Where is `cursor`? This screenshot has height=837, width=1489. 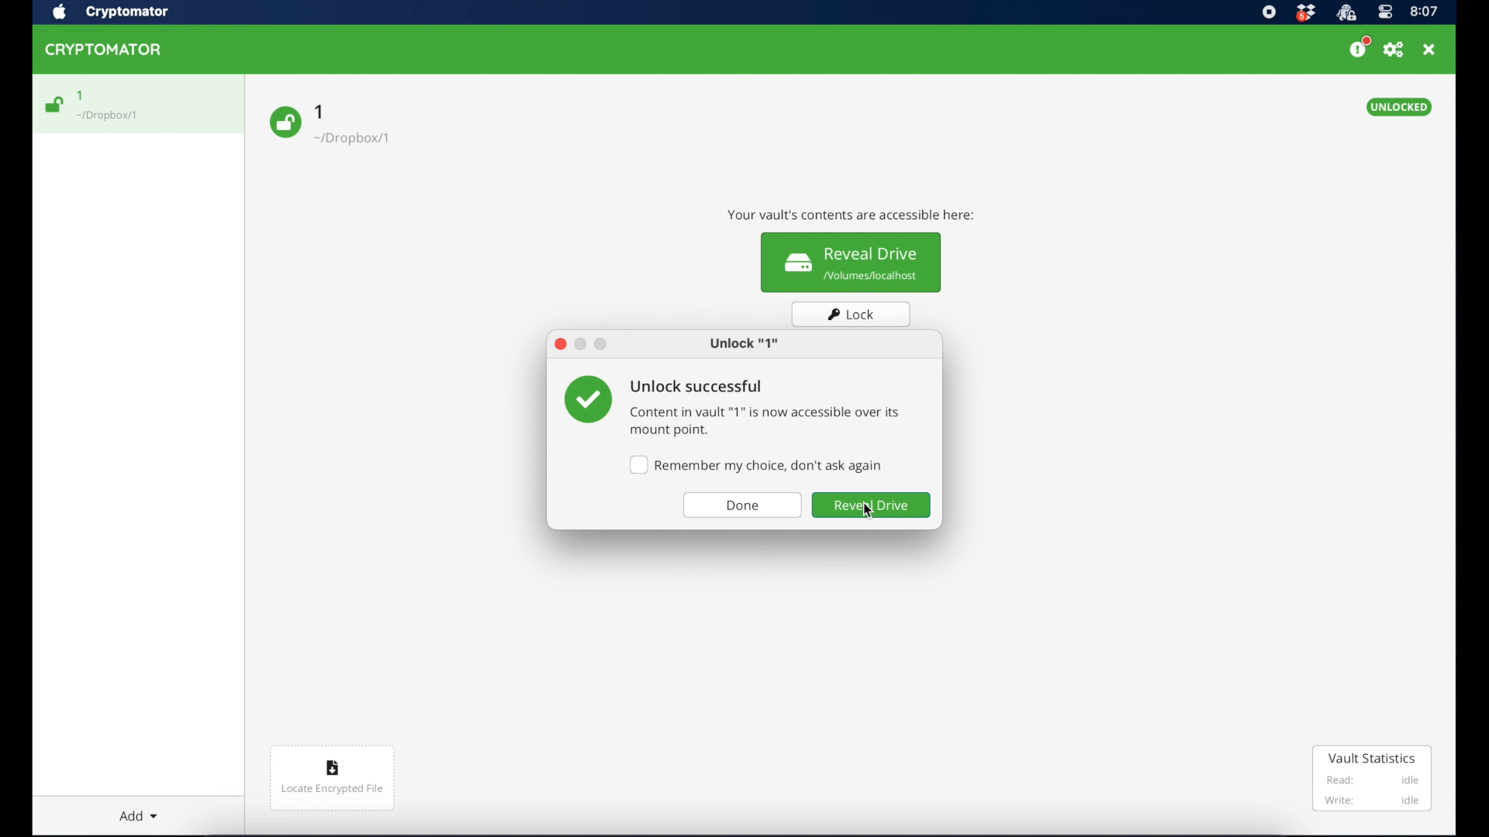 cursor is located at coordinates (874, 515).